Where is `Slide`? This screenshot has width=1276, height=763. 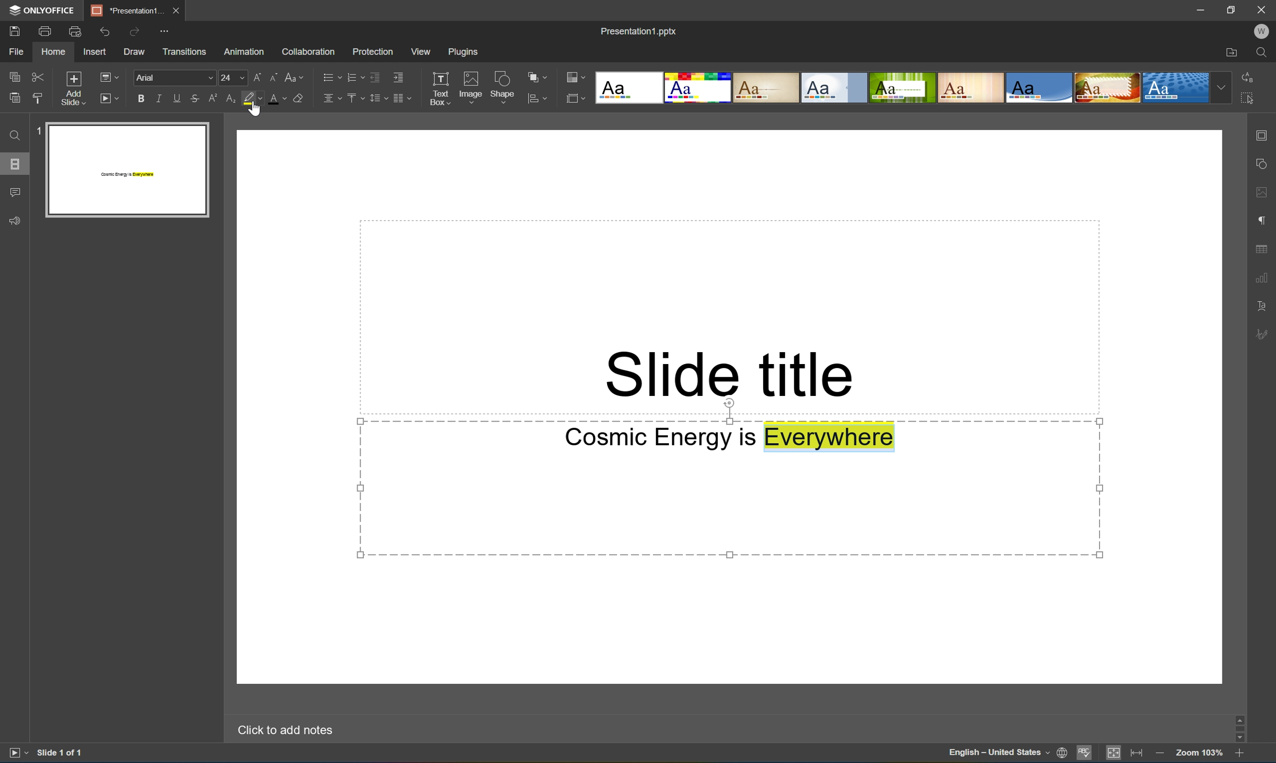
Slide is located at coordinates (127, 170).